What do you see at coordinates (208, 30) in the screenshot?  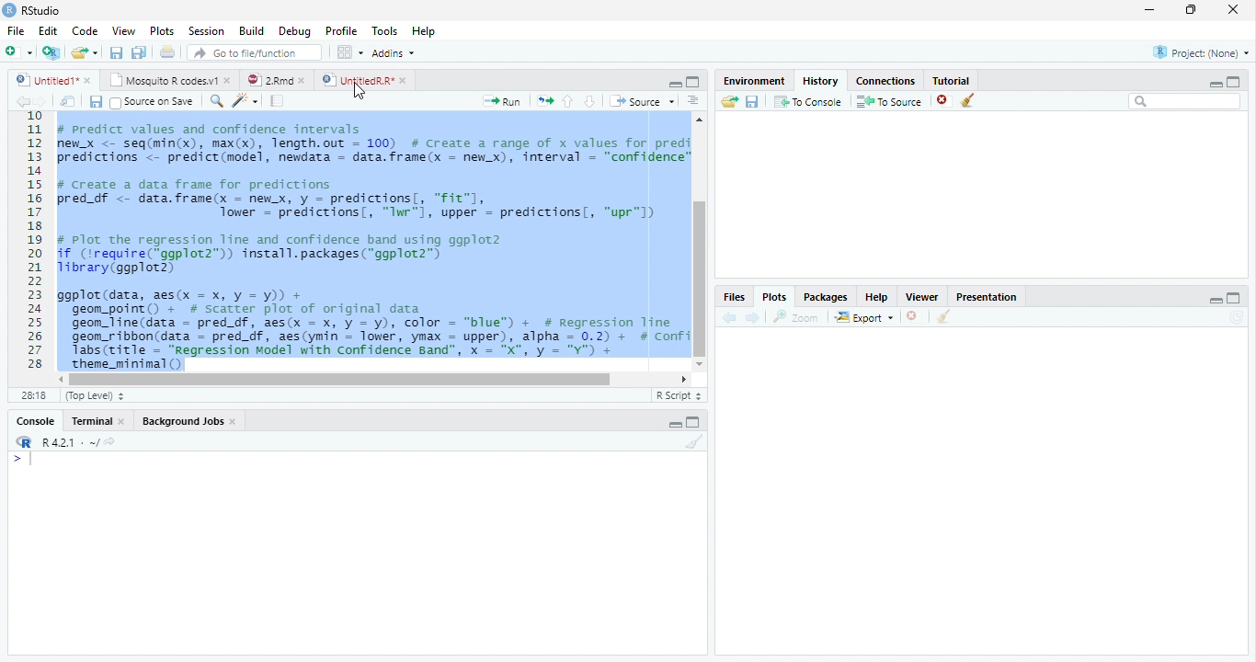 I see `Session` at bounding box center [208, 30].